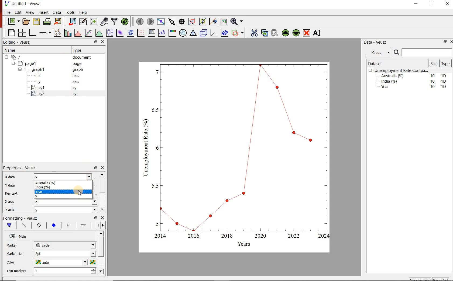 The width and height of the screenshot is (453, 281). What do you see at coordinates (414, 76) in the screenshot?
I see `Australia (%) 10 1D` at bounding box center [414, 76].